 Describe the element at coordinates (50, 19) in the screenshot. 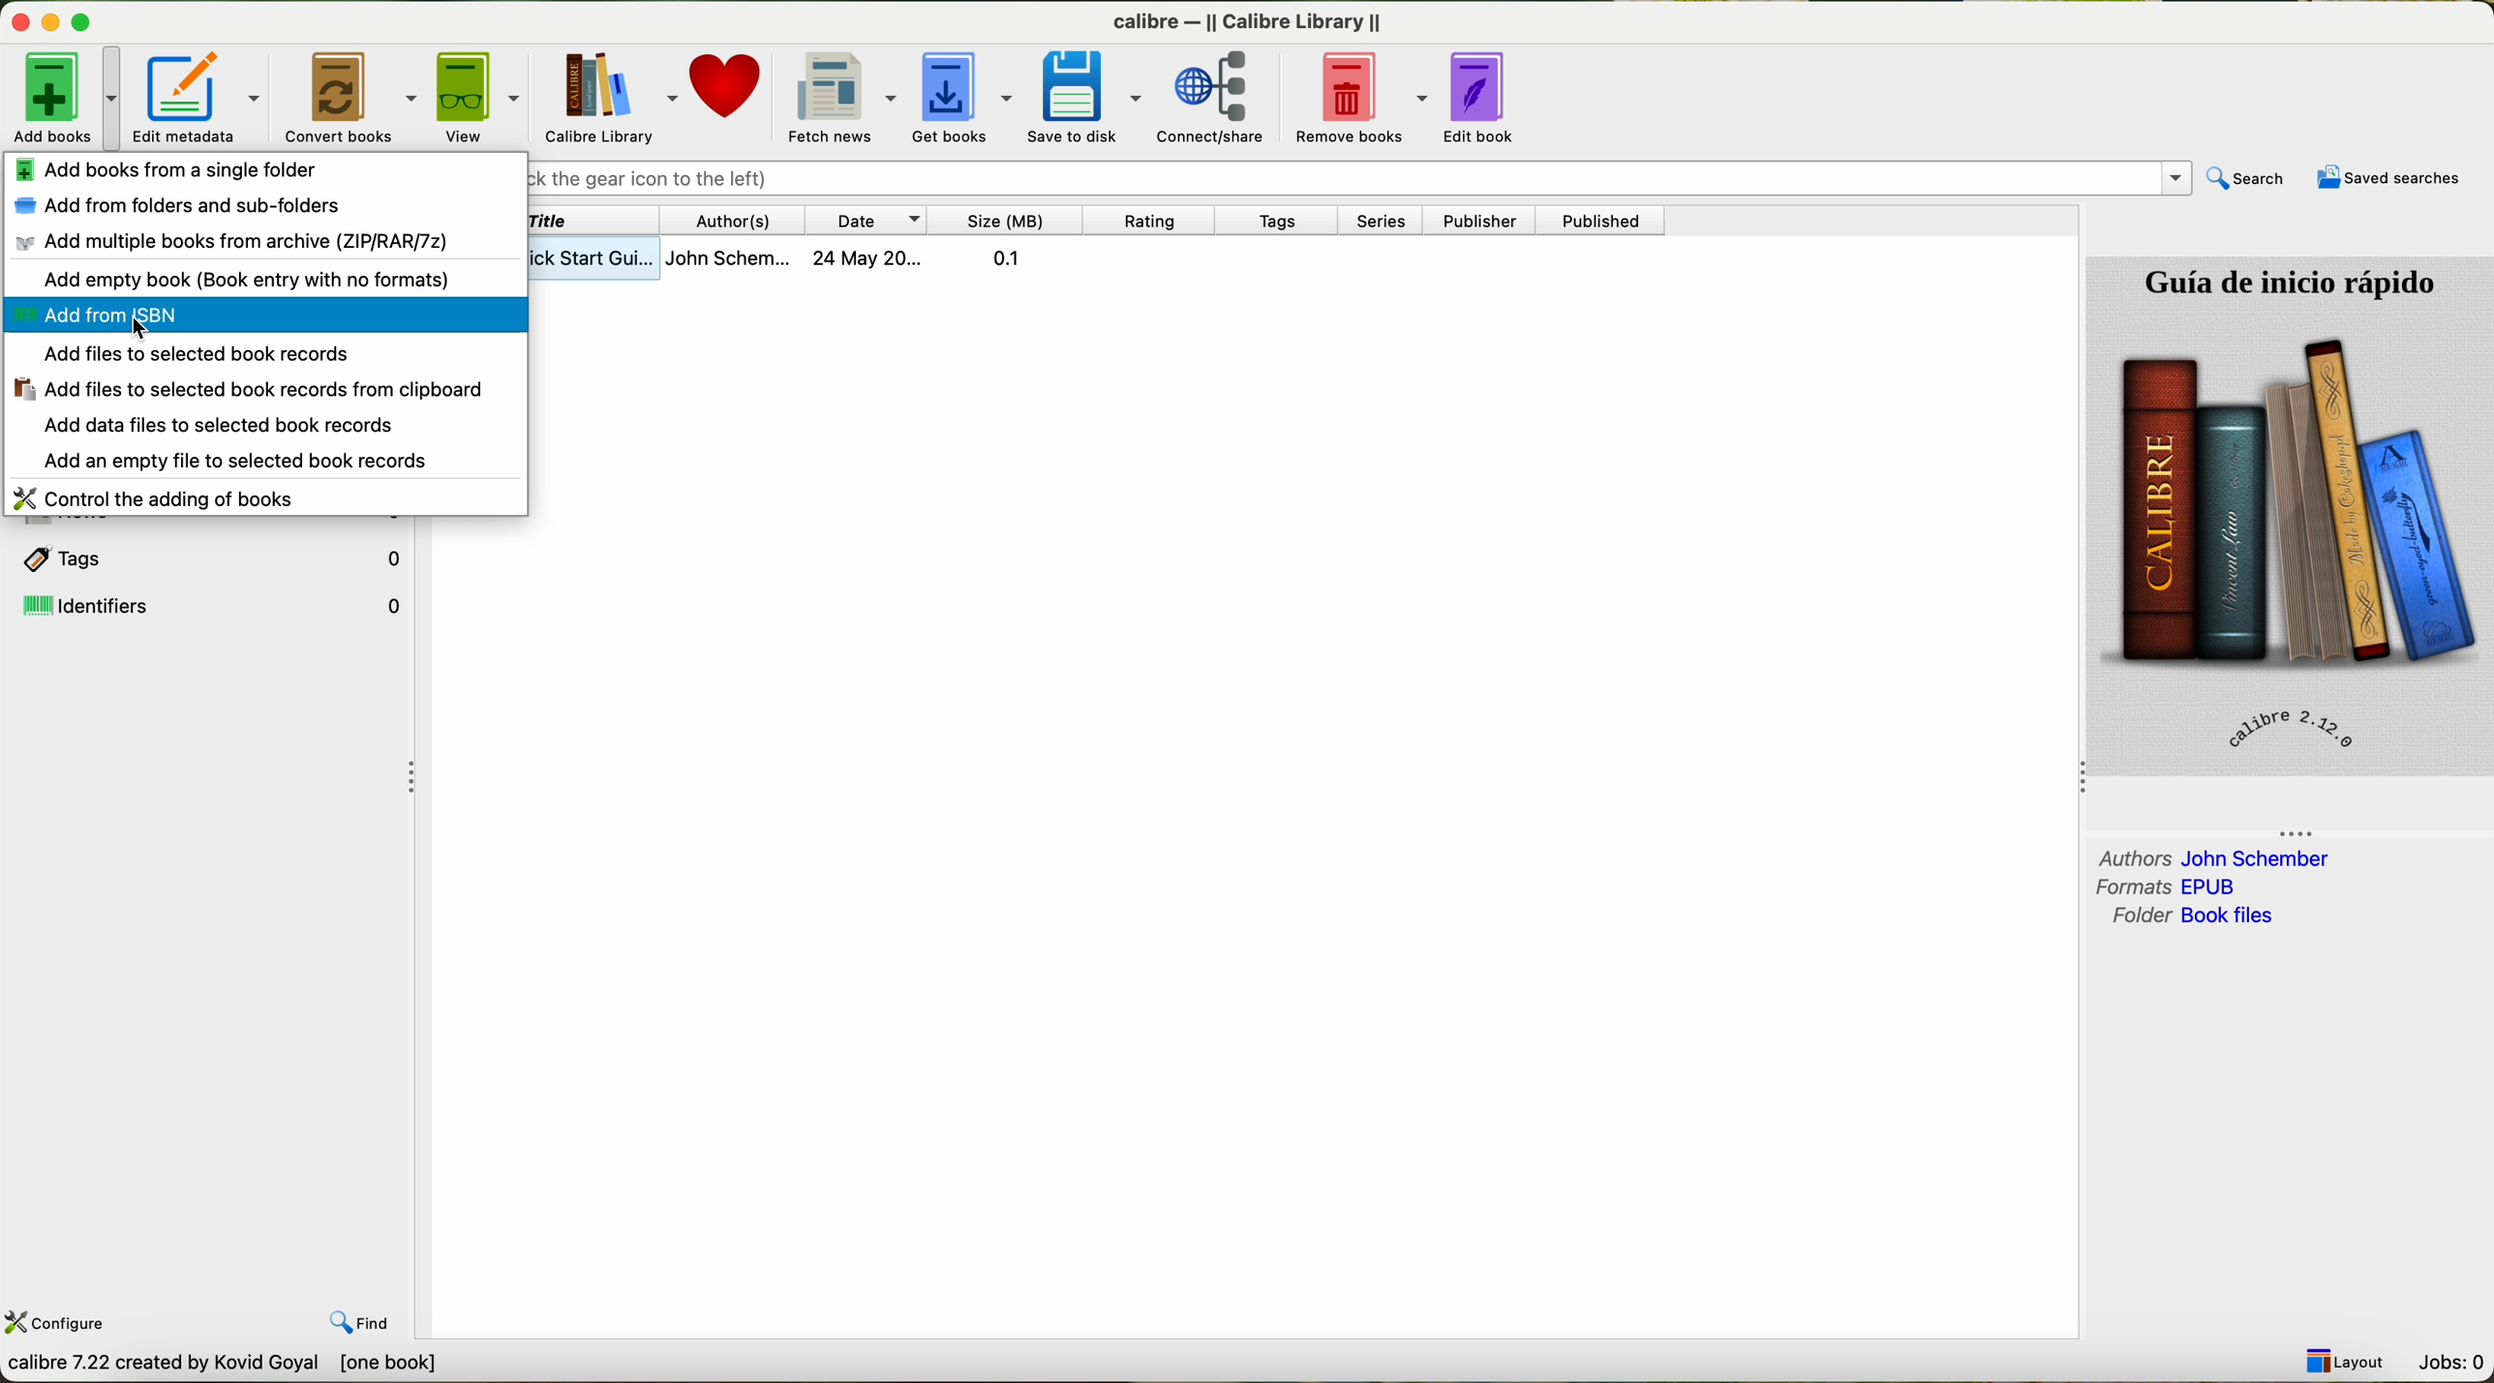

I see `disable buttons` at that location.